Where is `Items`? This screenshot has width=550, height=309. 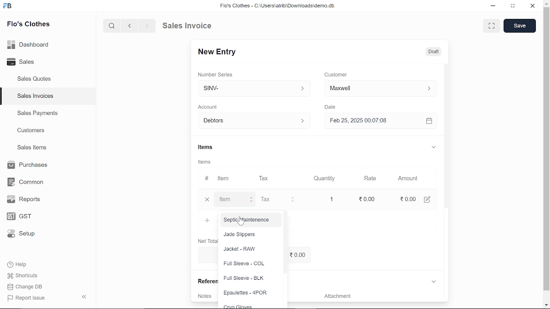
Items is located at coordinates (209, 161).